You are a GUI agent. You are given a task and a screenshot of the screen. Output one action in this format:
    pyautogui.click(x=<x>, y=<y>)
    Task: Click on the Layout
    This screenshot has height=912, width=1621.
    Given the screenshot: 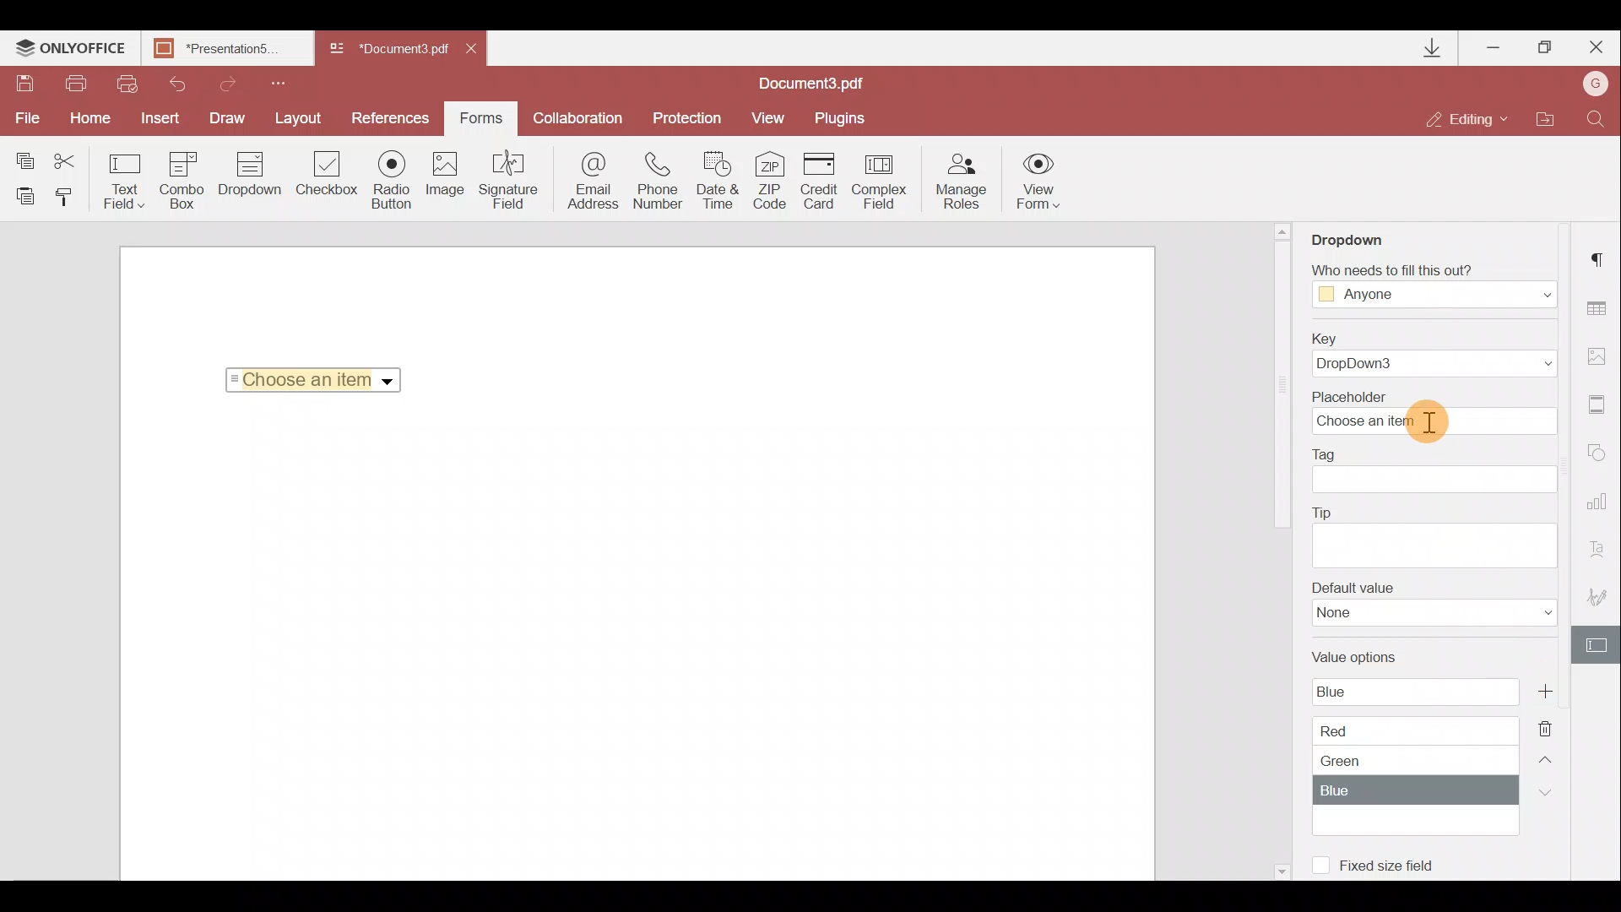 What is the action you would take?
    pyautogui.click(x=303, y=118)
    